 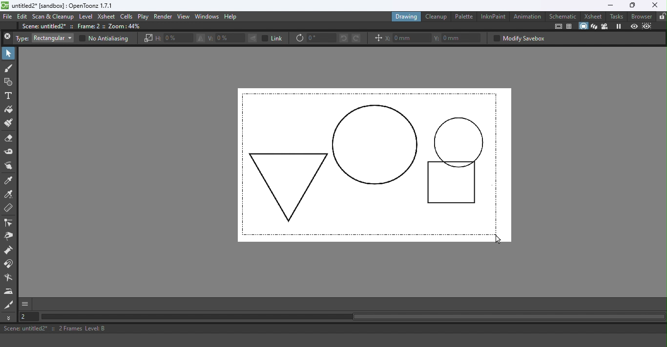 What do you see at coordinates (616, 16) in the screenshot?
I see `Tasks` at bounding box center [616, 16].